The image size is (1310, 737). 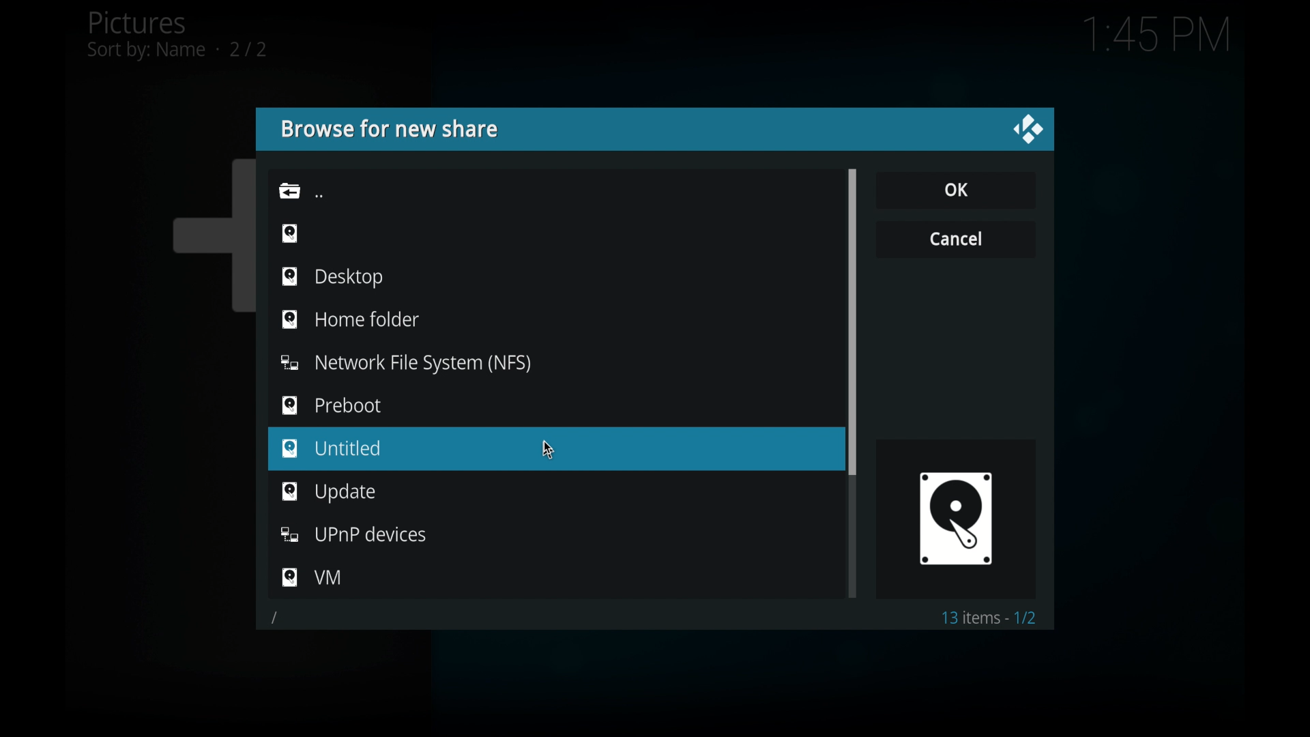 I want to click on desktop, so click(x=332, y=277).